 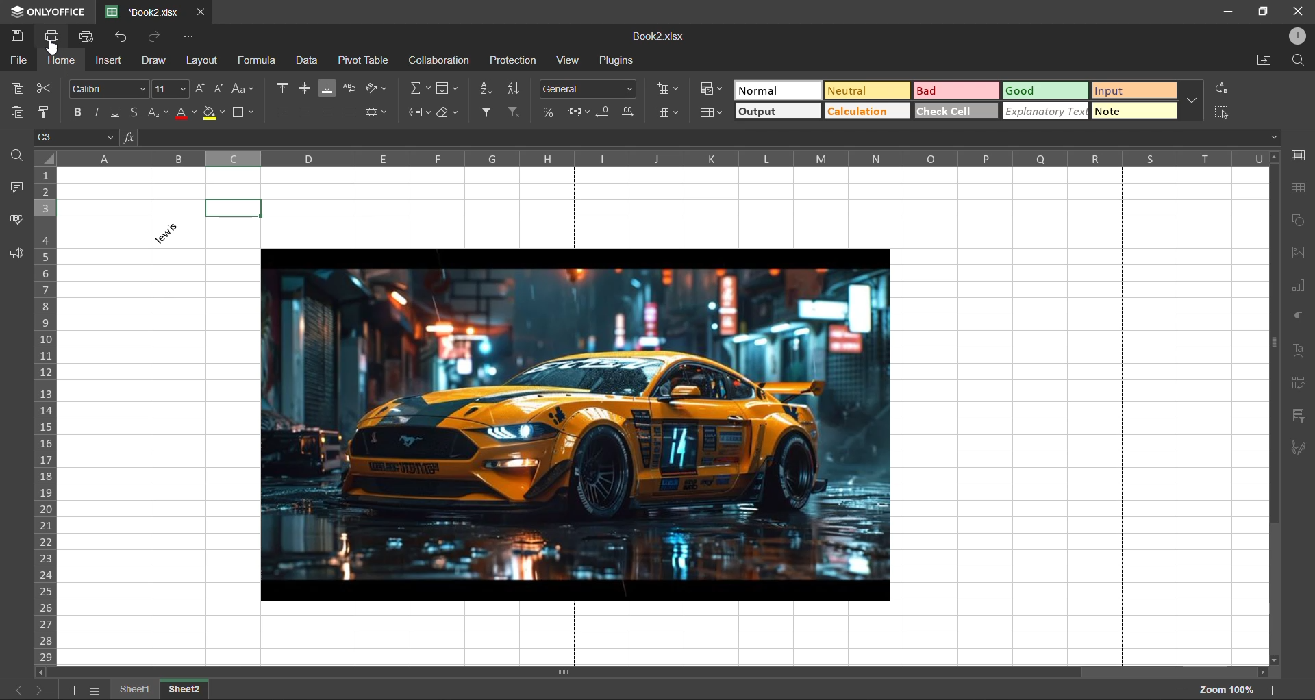 I want to click on close , so click(x=1300, y=12).